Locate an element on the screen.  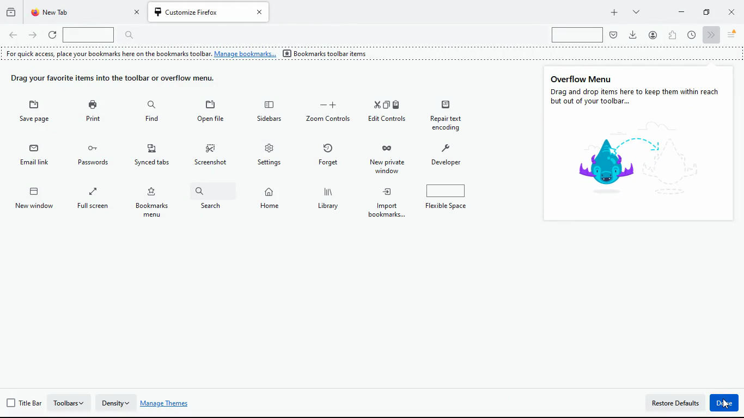
toolbars is located at coordinates (70, 402).